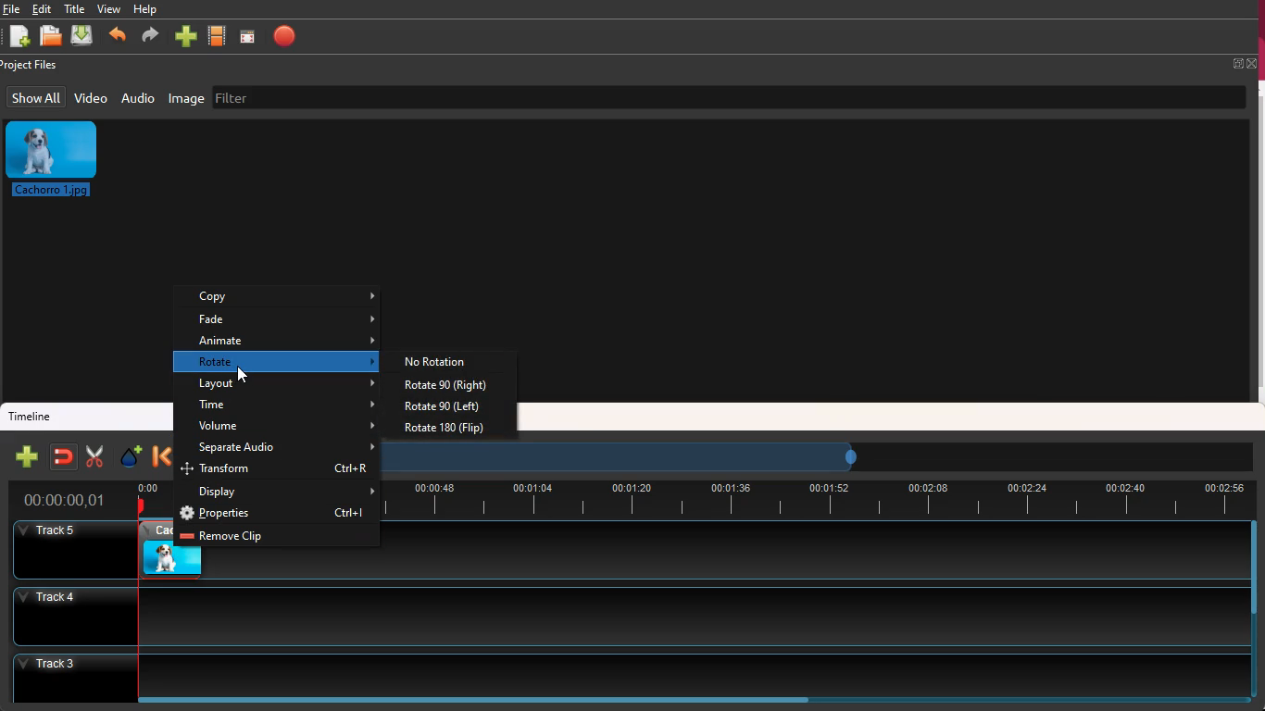 This screenshot has width=1265, height=711. What do you see at coordinates (74, 551) in the screenshot?
I see `` at bounding box center [74, 551].